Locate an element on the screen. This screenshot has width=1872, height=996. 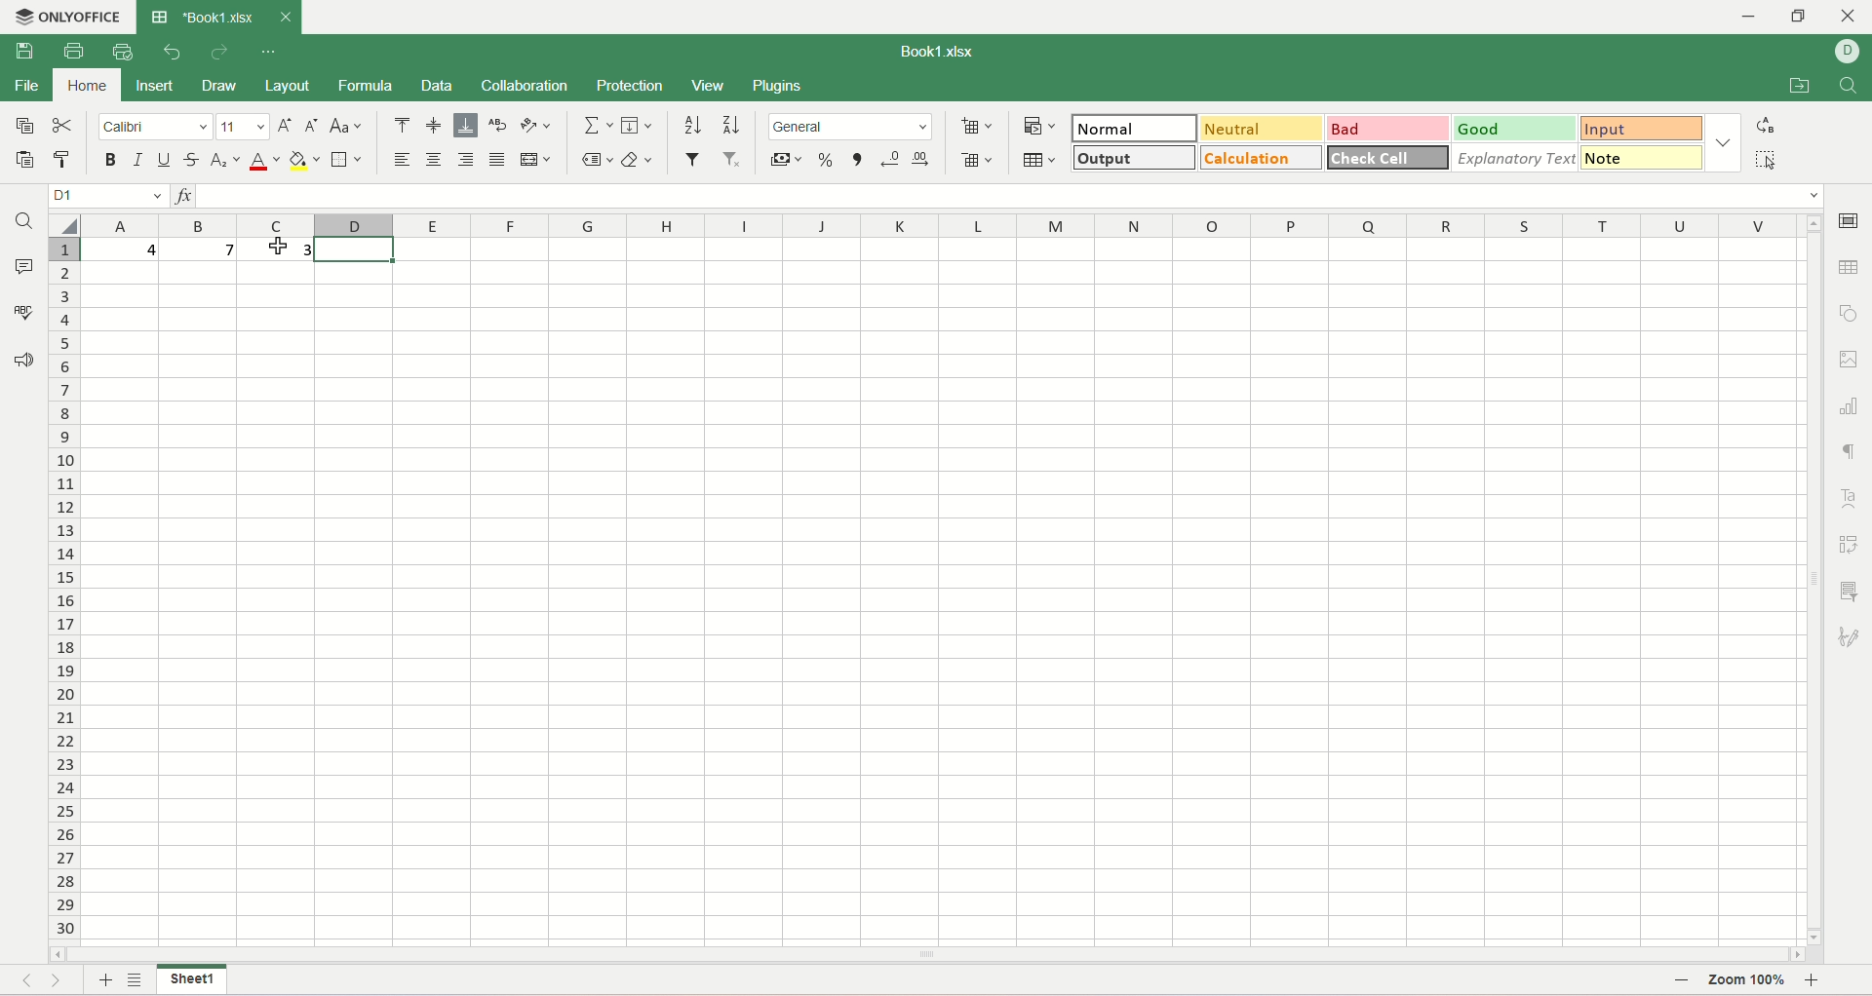
feedback and support is located at coordinates (23, 364).